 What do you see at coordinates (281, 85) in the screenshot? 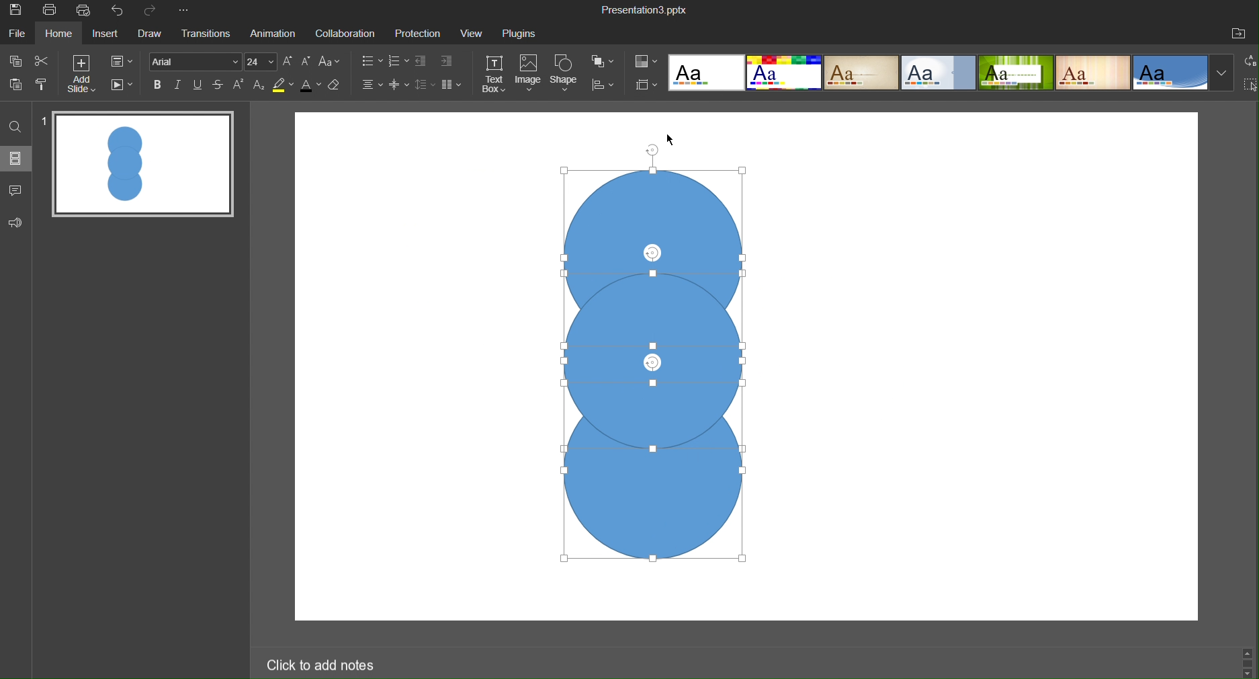
I see `Highlight` at bounding box center [281, 85].